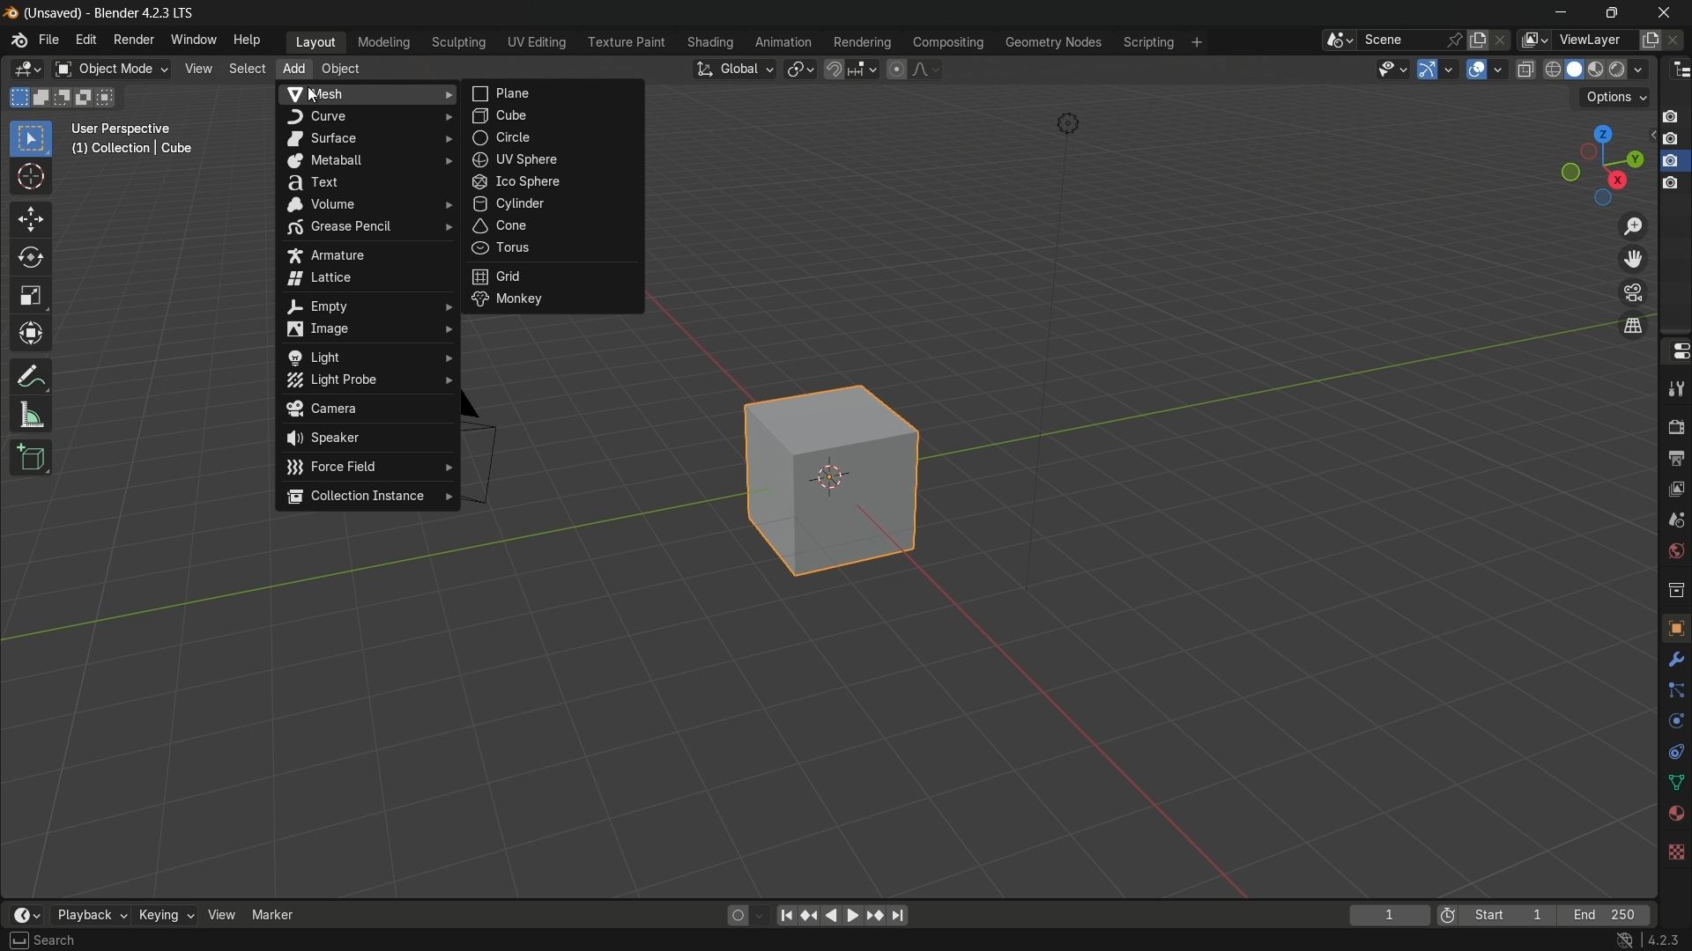 The width and height of the screenshot is (1692, 951). Describe the element at coordinates (31, 259) in the screenshot. I see `rotate` at that location.